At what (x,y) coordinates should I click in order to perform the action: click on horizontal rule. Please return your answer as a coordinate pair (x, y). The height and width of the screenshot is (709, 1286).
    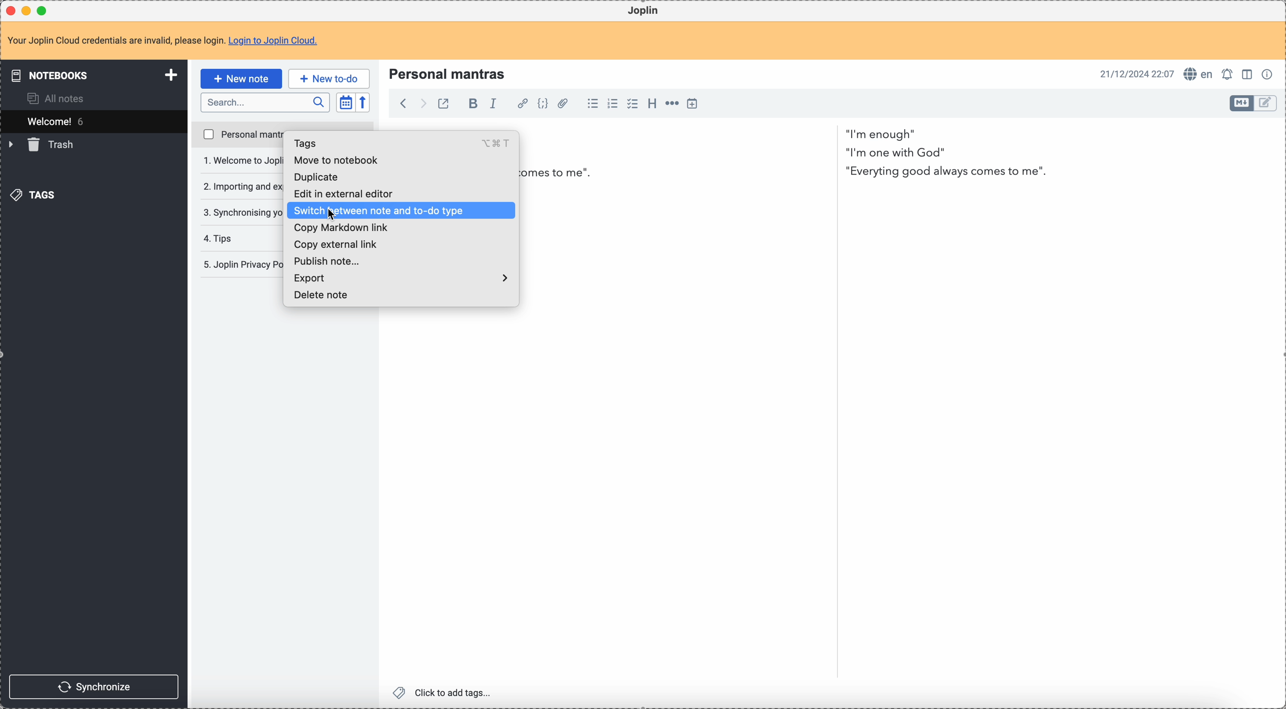
    Looking at the image, I should click on (671, 105).